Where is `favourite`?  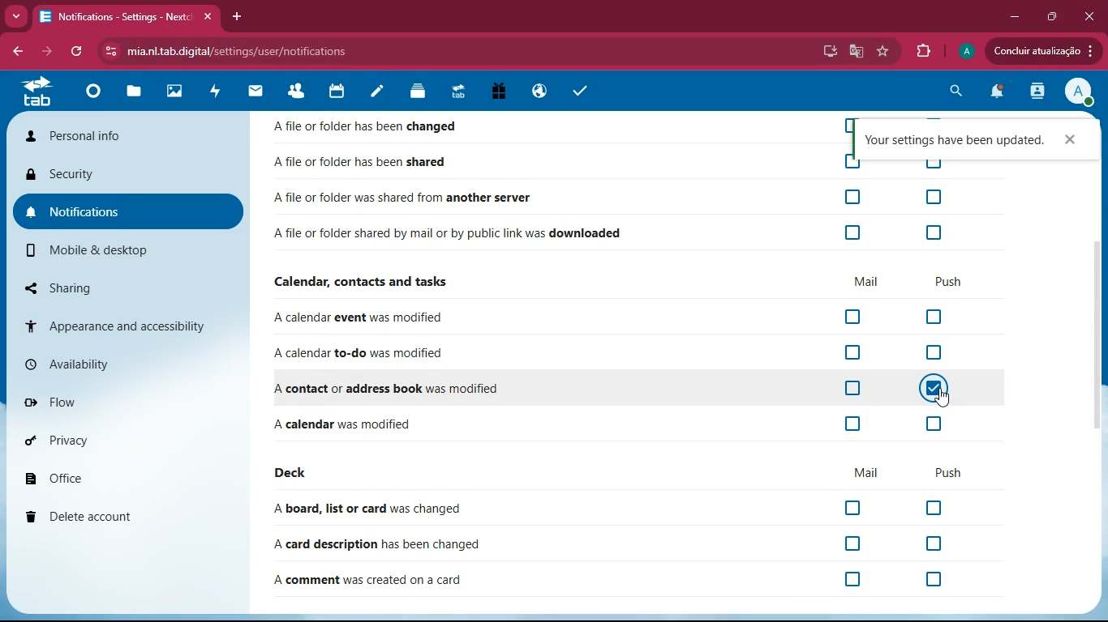 favourite is located at coordinates (883, 51).